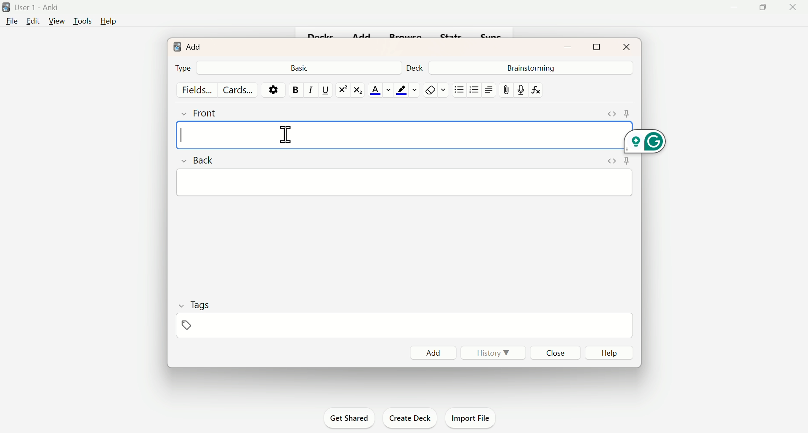  Describe the element at coordinates (56, 19) in the screenshot. I see `` at that location.